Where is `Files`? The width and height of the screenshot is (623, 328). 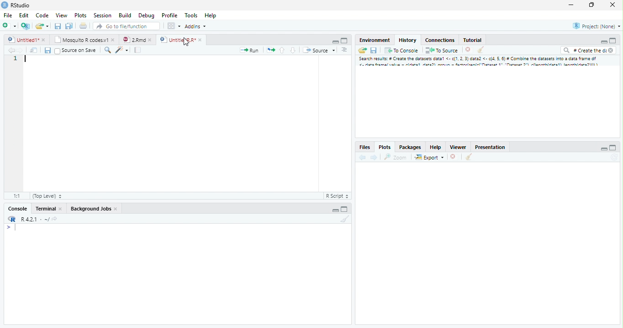
Files is located at coordinates (364, 146).